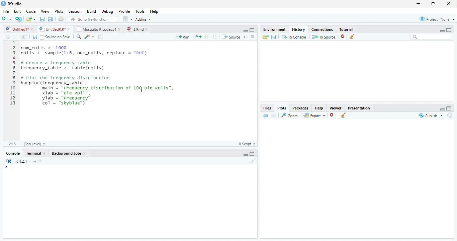  What do you see at coordinates (442, 109) in the screenshot?
I see `Hide` at bounding box center [442, 109].